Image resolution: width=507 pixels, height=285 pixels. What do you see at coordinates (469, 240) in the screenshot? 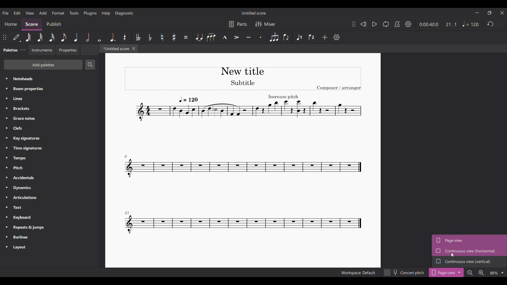
I see `Page view, current selection highlighted` at bounding box center [469, 240].